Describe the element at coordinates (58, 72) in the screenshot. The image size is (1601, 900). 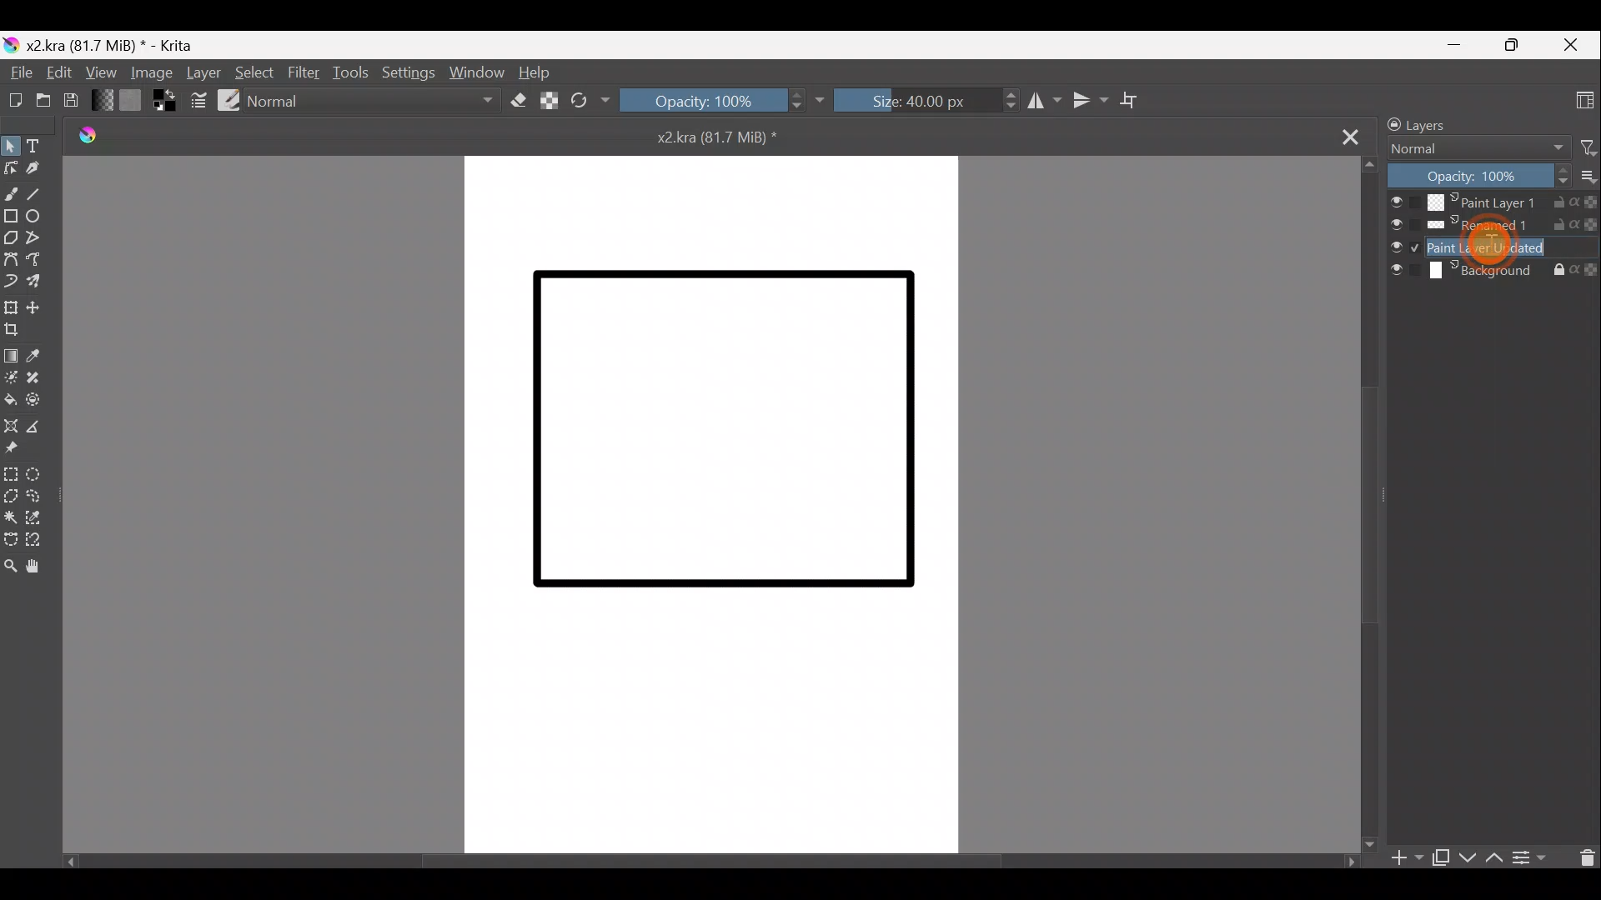
I see `Edit` at that location.